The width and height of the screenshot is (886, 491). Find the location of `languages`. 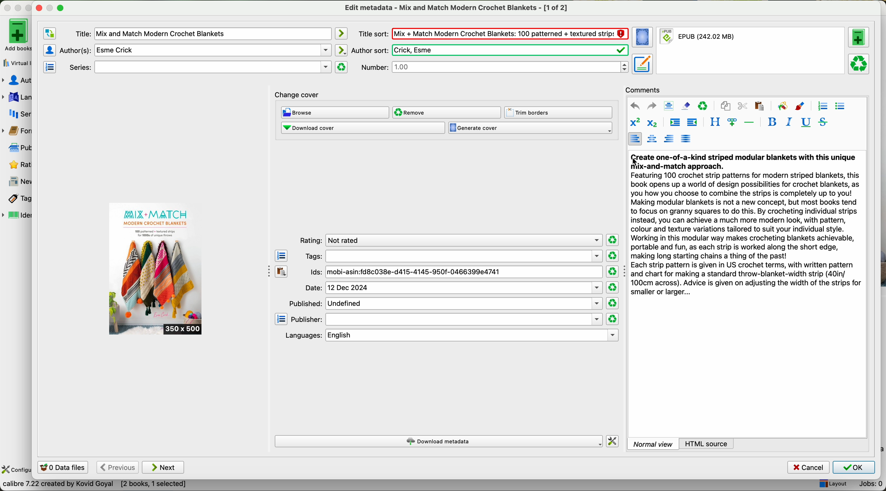

languages is located at coordinates (450, 335).